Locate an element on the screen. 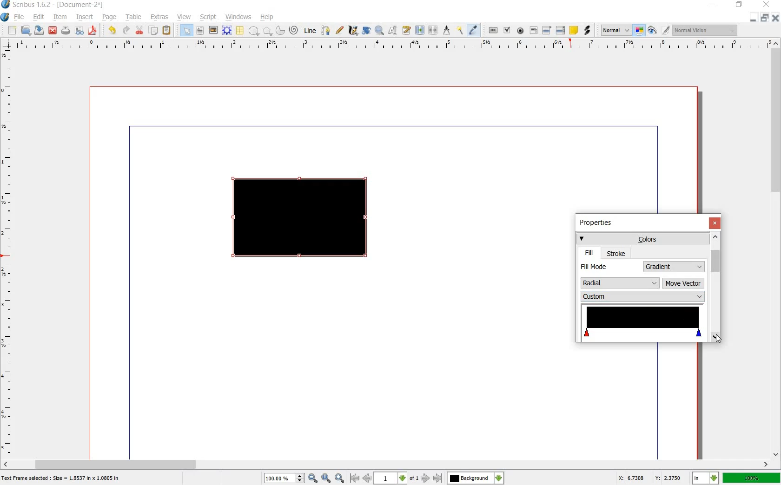 This screenshot has width=781, height=485. close is located at coordinates (768, 4).